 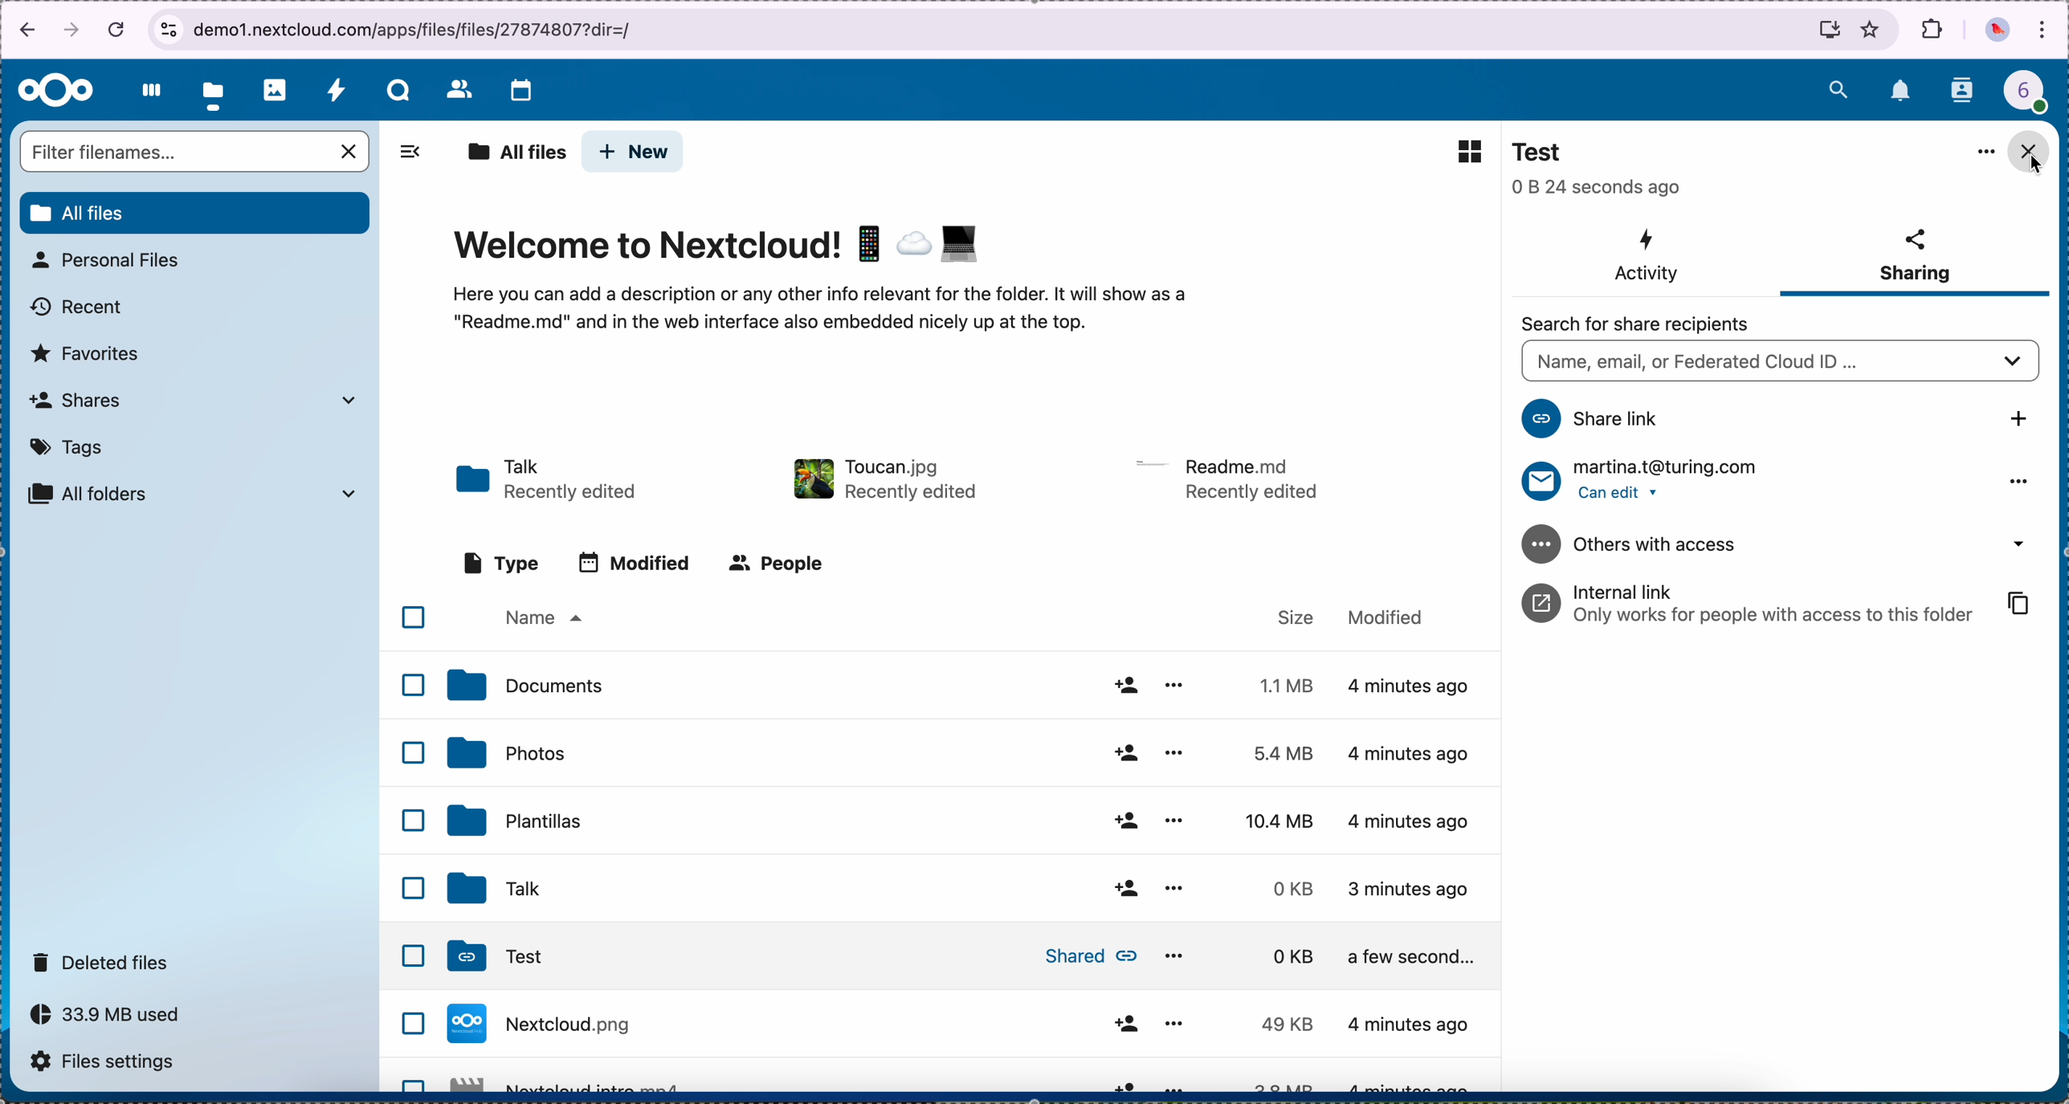 What do you see at coordinates (1645, 257) in the screenshot?
I see `activity` at bounding box center [1645, 257].